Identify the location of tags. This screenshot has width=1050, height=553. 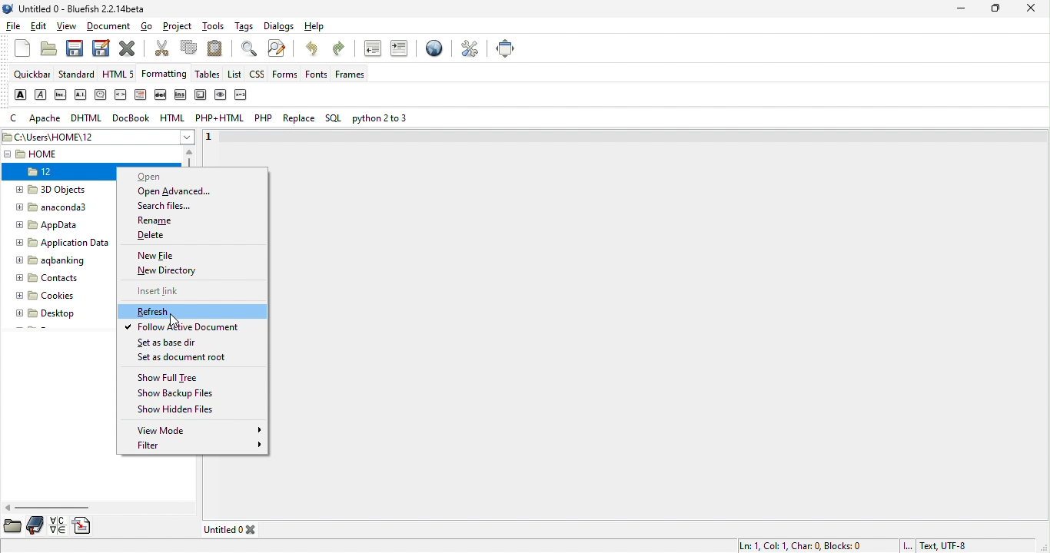
(244, 25).